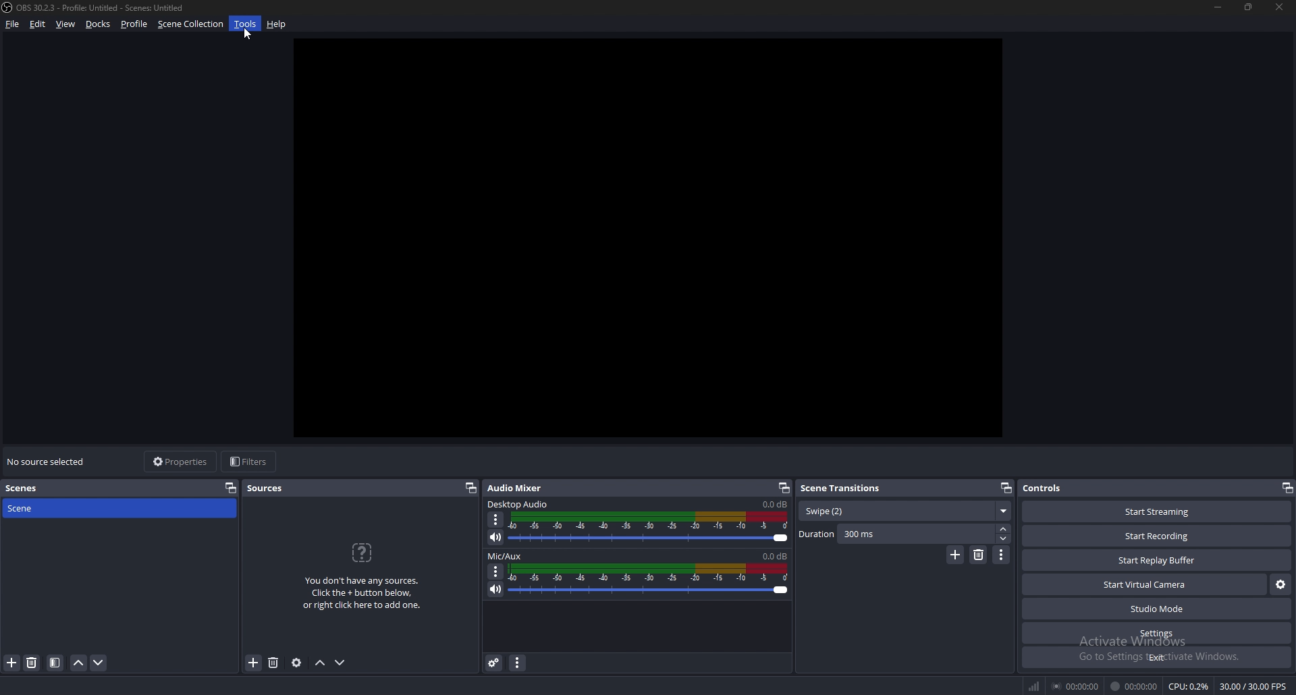 Image resolution: width=1296 pixels, height=695 pixels. What do you see at coordinates (182, 462) in the screenshot?
I see `properties` at bounding box center [182, 462].